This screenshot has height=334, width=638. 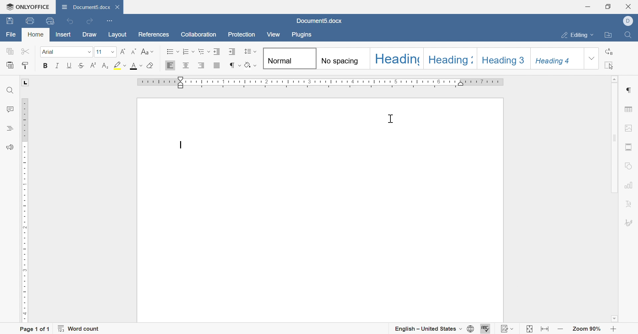 What do you see at coordinates (630, 146) in the screenshot?
I see `header and footer settings` at bounding box center [630, 146].